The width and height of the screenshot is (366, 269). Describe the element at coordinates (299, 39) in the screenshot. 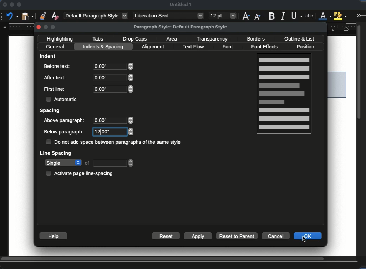

I see `outline` at that location.